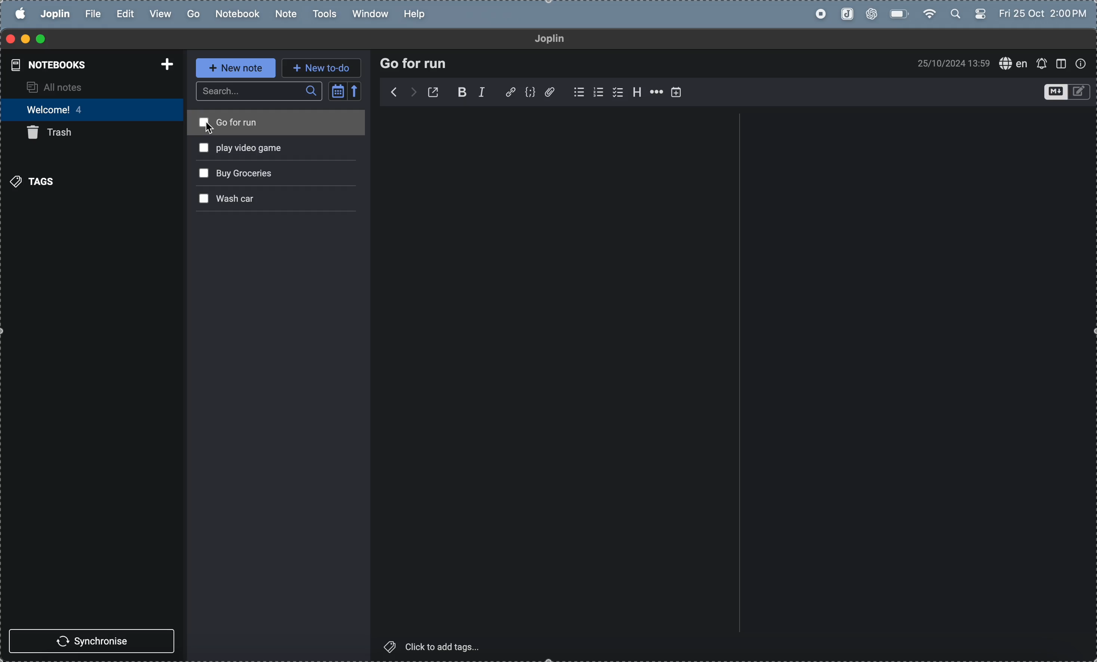  What do you see at coordinates (1013, 63) in the screenshot?
I see `spell check` at bounding box center [1013, 63].